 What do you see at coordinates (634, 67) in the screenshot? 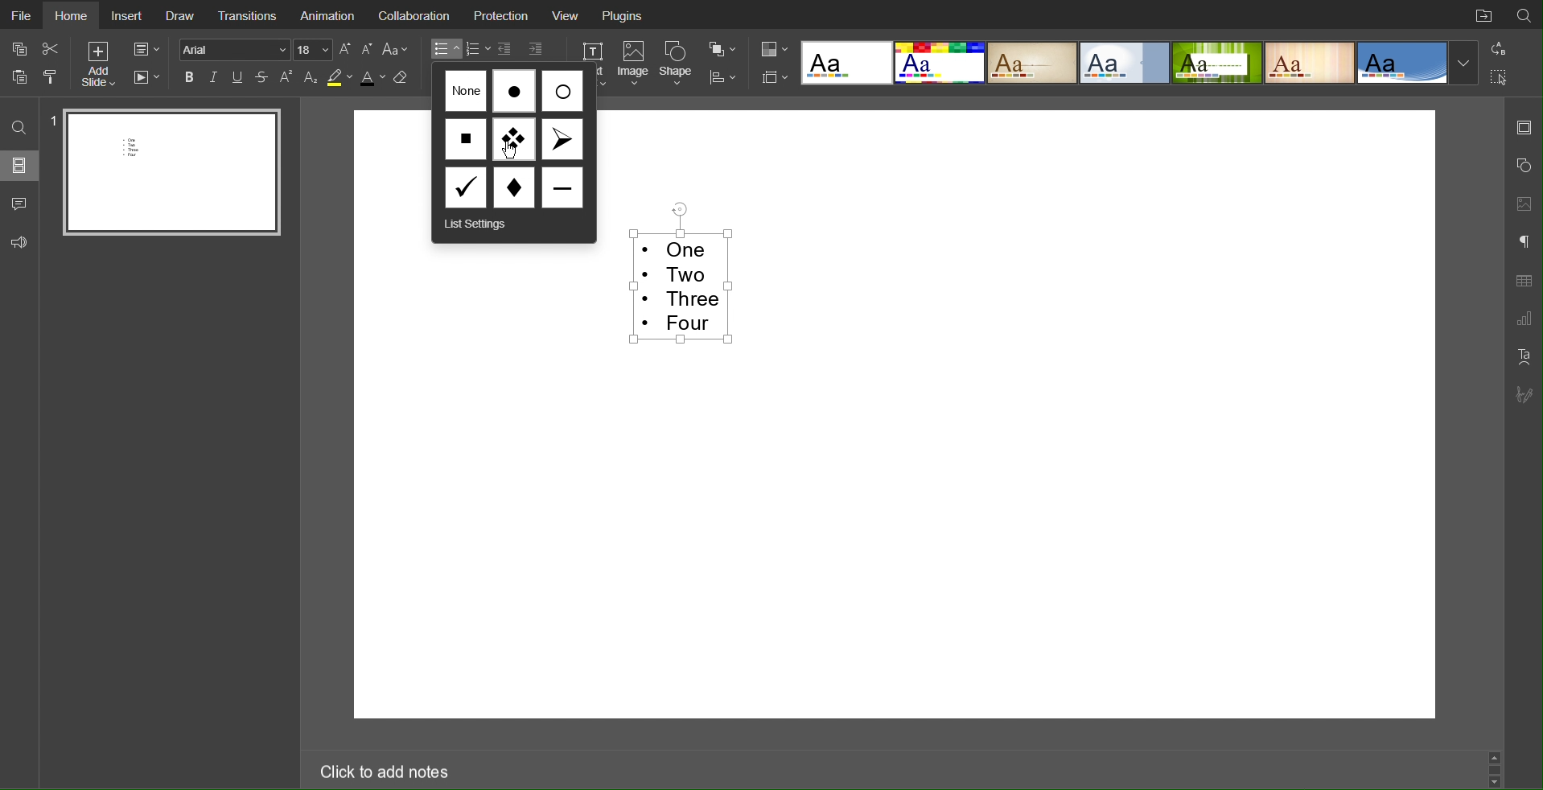
I see `Image` at bounding box center [634, 67].